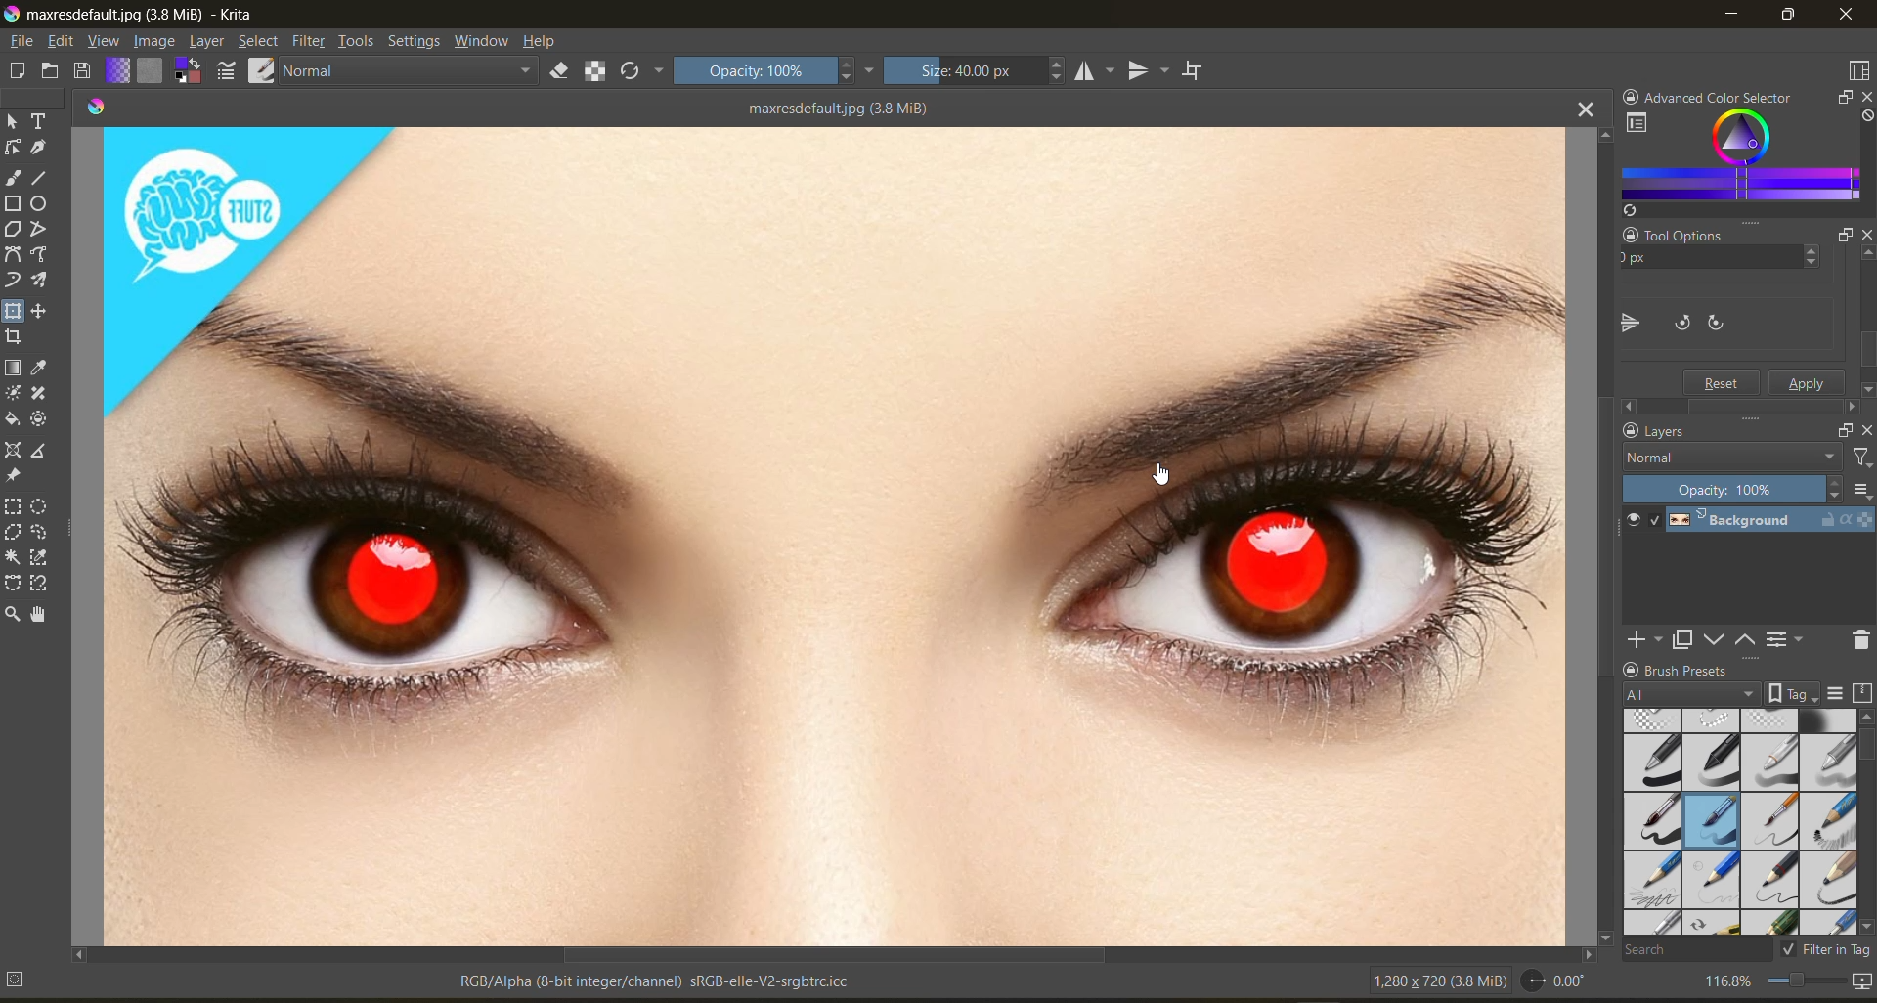 Image resolution: width=1877 pixels, height=1003 pixels. I want to click on open, so click(51, 72).